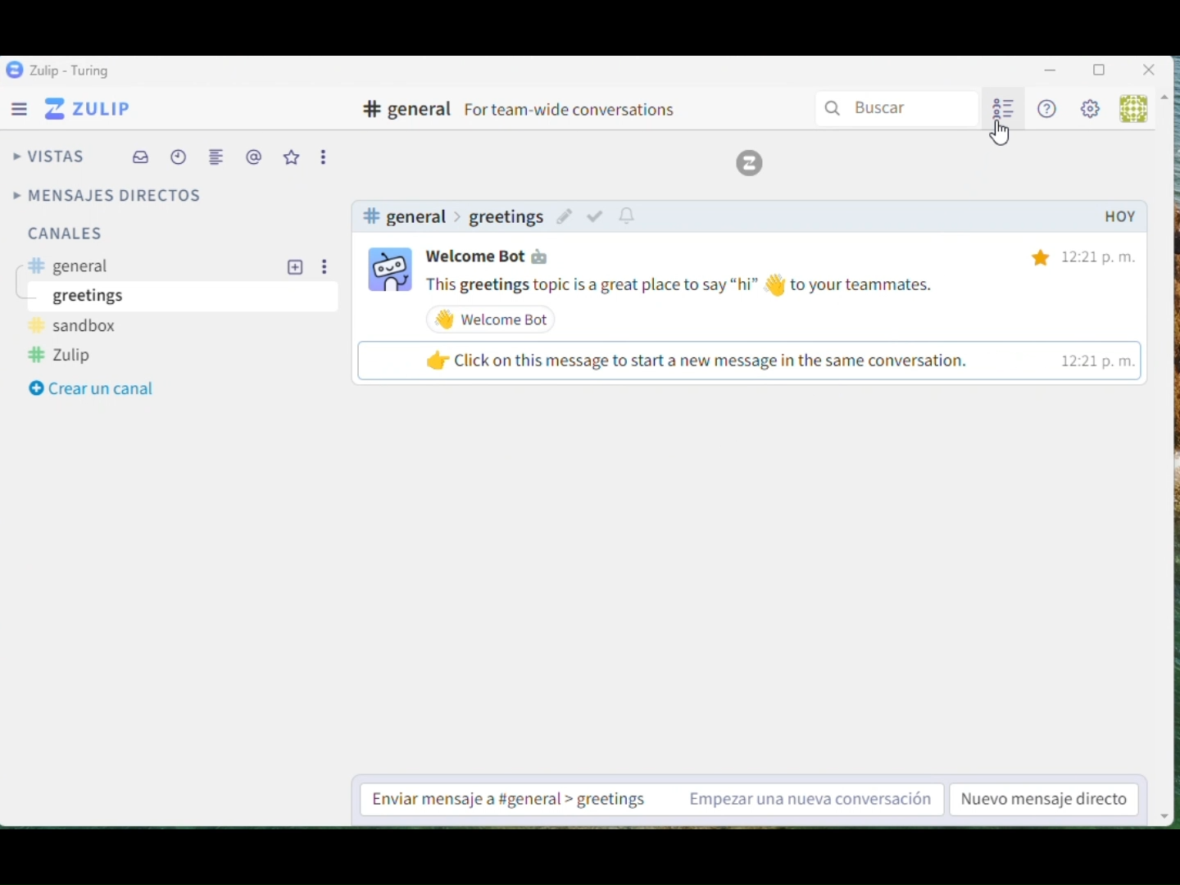 This screenshot has height=885, width=1180. What do you see at coordinates (1169, 102) in the screenshot?
I see `Up` at bounding box center [1169, 102].